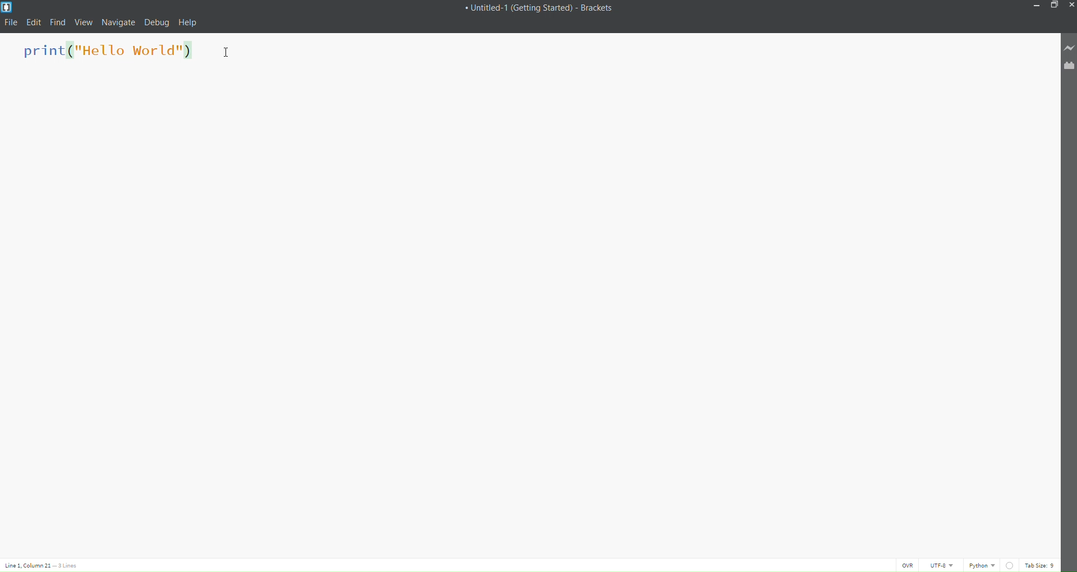  Describe the element at coordinates (57, 21) in the screenshot. I see `find` at that location.